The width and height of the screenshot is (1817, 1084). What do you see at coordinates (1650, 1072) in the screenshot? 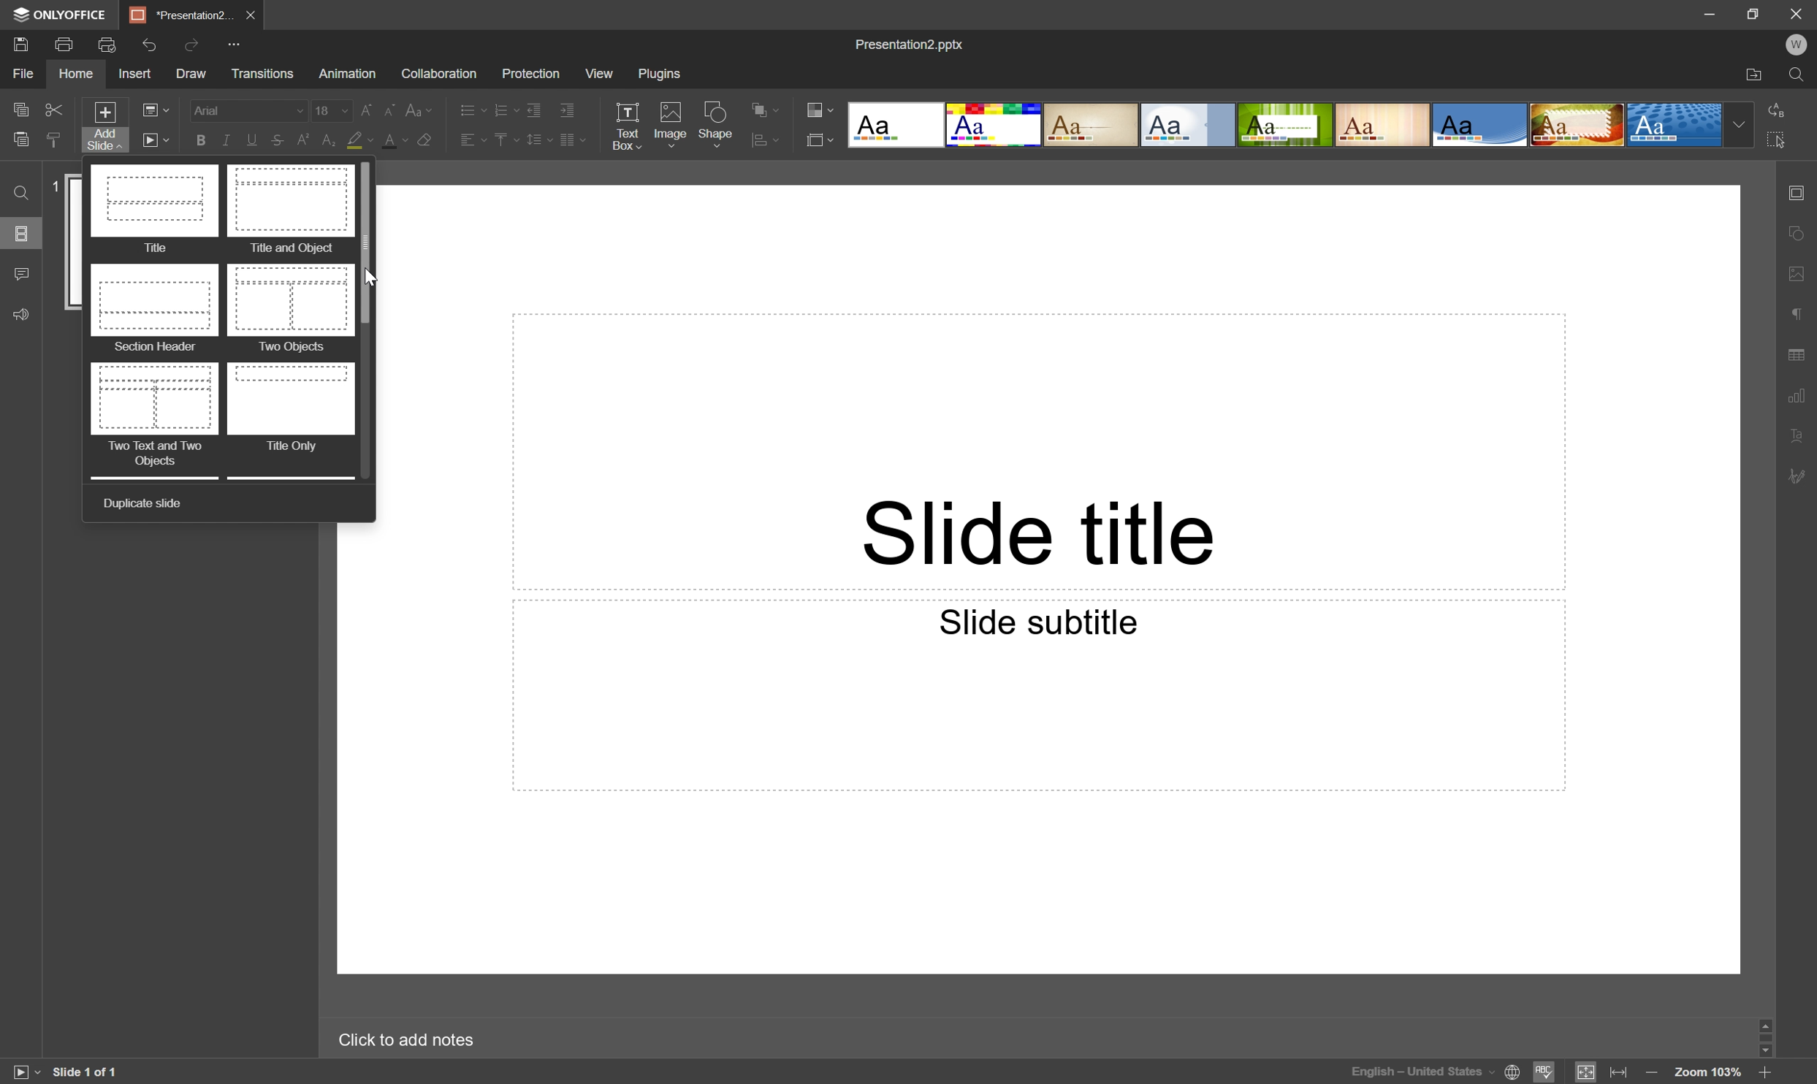
I see `Zoom out` at bounding box center [1650, 1072].